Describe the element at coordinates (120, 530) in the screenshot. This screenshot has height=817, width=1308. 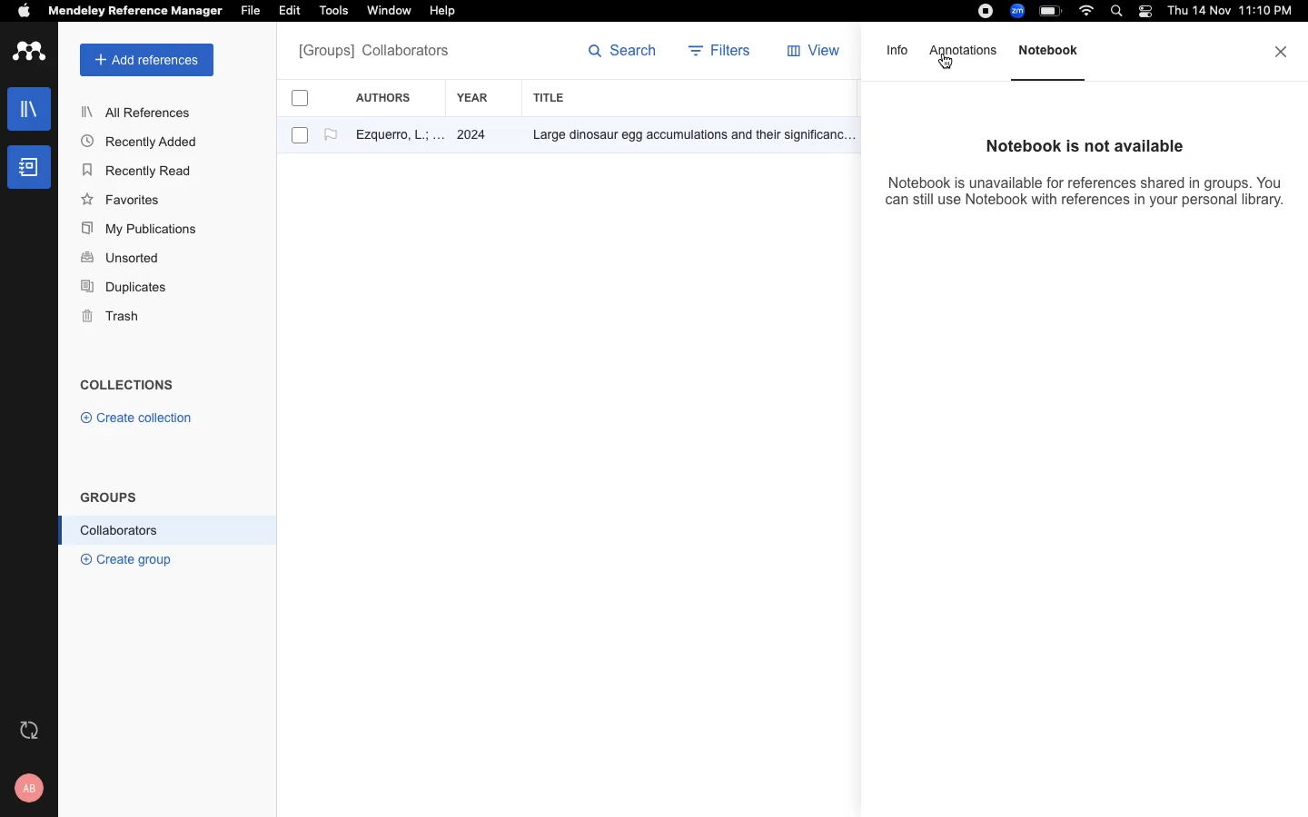
I see `Collaborators` at that location.